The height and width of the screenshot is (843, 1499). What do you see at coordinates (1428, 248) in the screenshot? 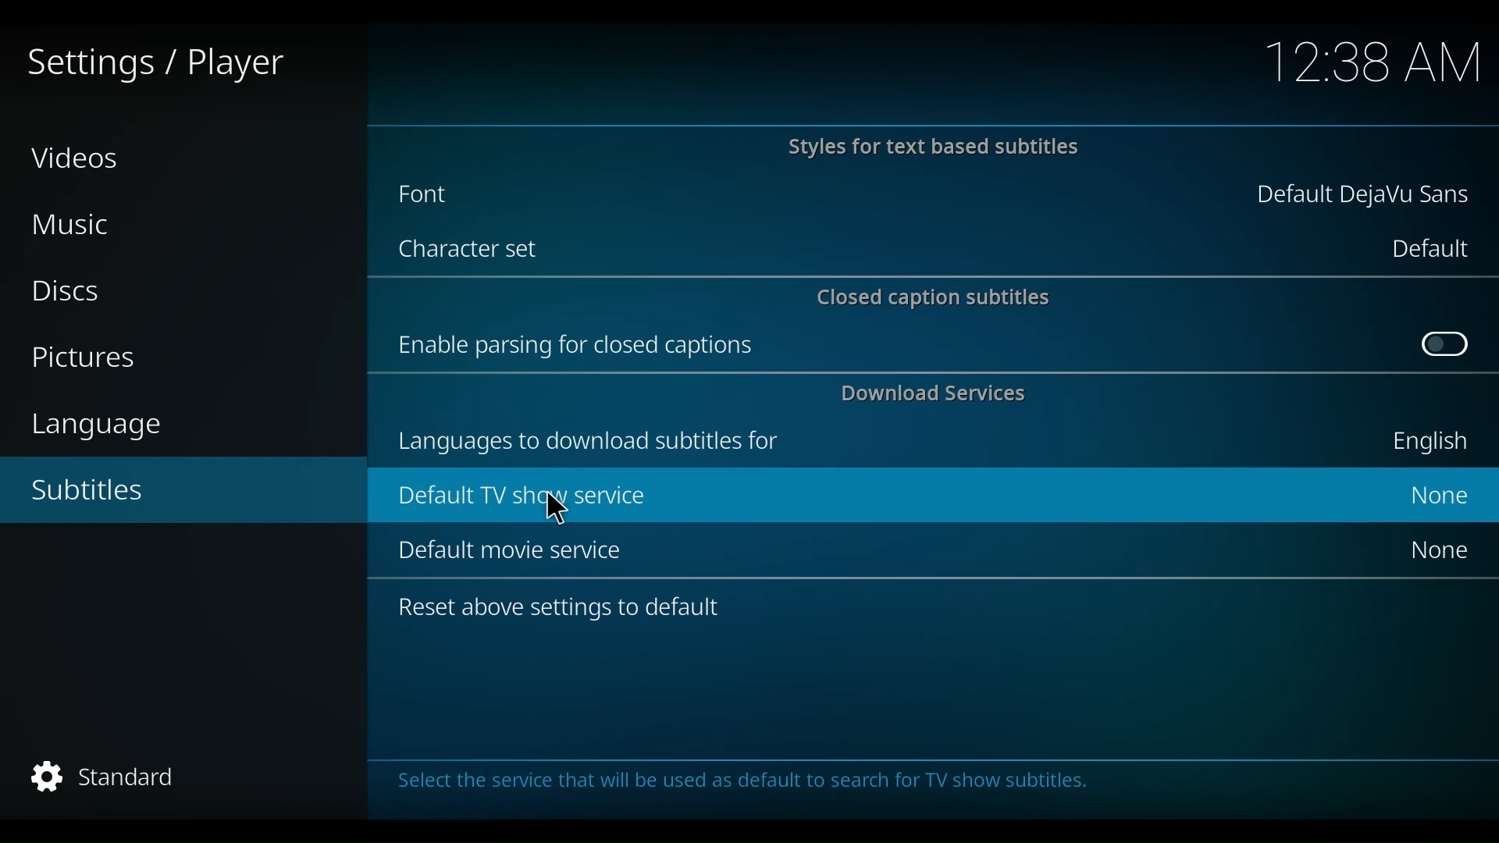
I see `Default` at bounding box center [1428, 248].